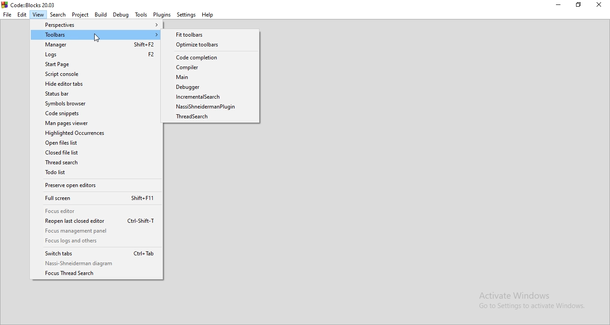 This screenshot has height=325, width=610. Describe the element at coordinates (98, 200) in the screenshot. I see `Full screen` at that location.